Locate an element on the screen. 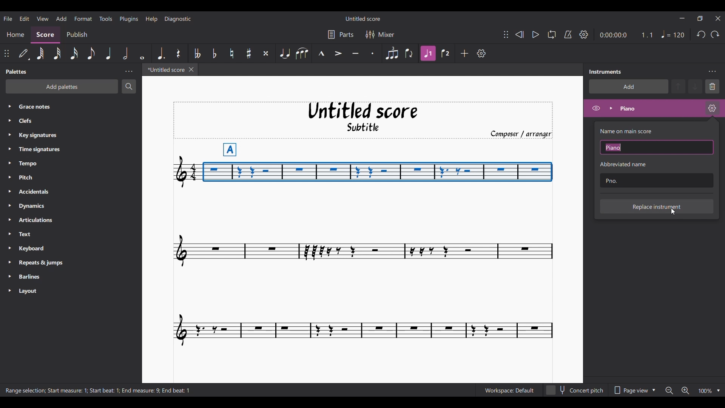 The image size is (725, 408). A is located at coordinates (231, 147).